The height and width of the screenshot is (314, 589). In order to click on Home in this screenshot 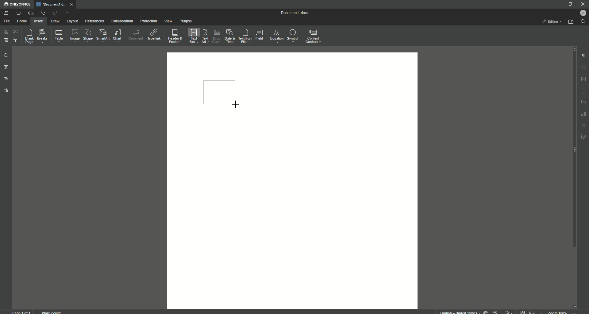, I will do `click(22, 21)`.